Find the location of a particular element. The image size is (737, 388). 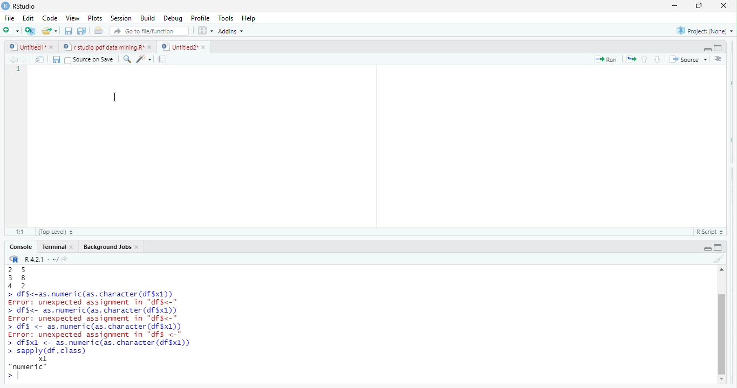

close is located at coordinates (206, 46).